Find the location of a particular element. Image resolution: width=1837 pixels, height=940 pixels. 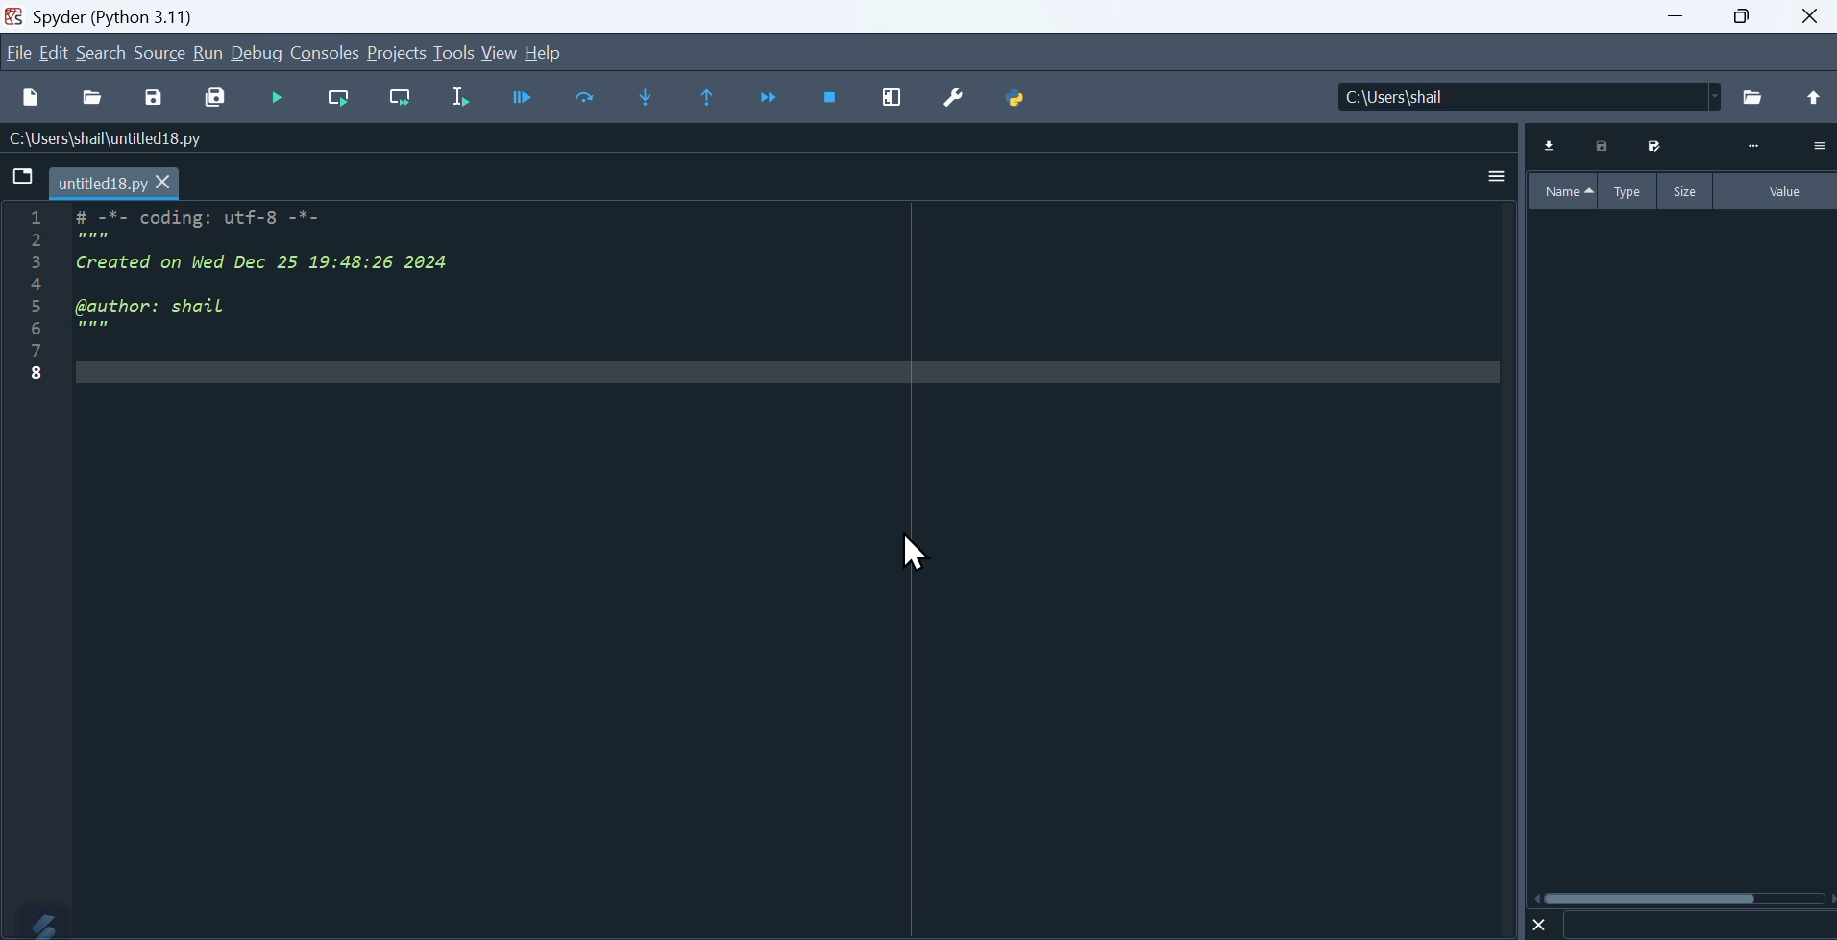

Folder is located at coordinates (1754, 98).